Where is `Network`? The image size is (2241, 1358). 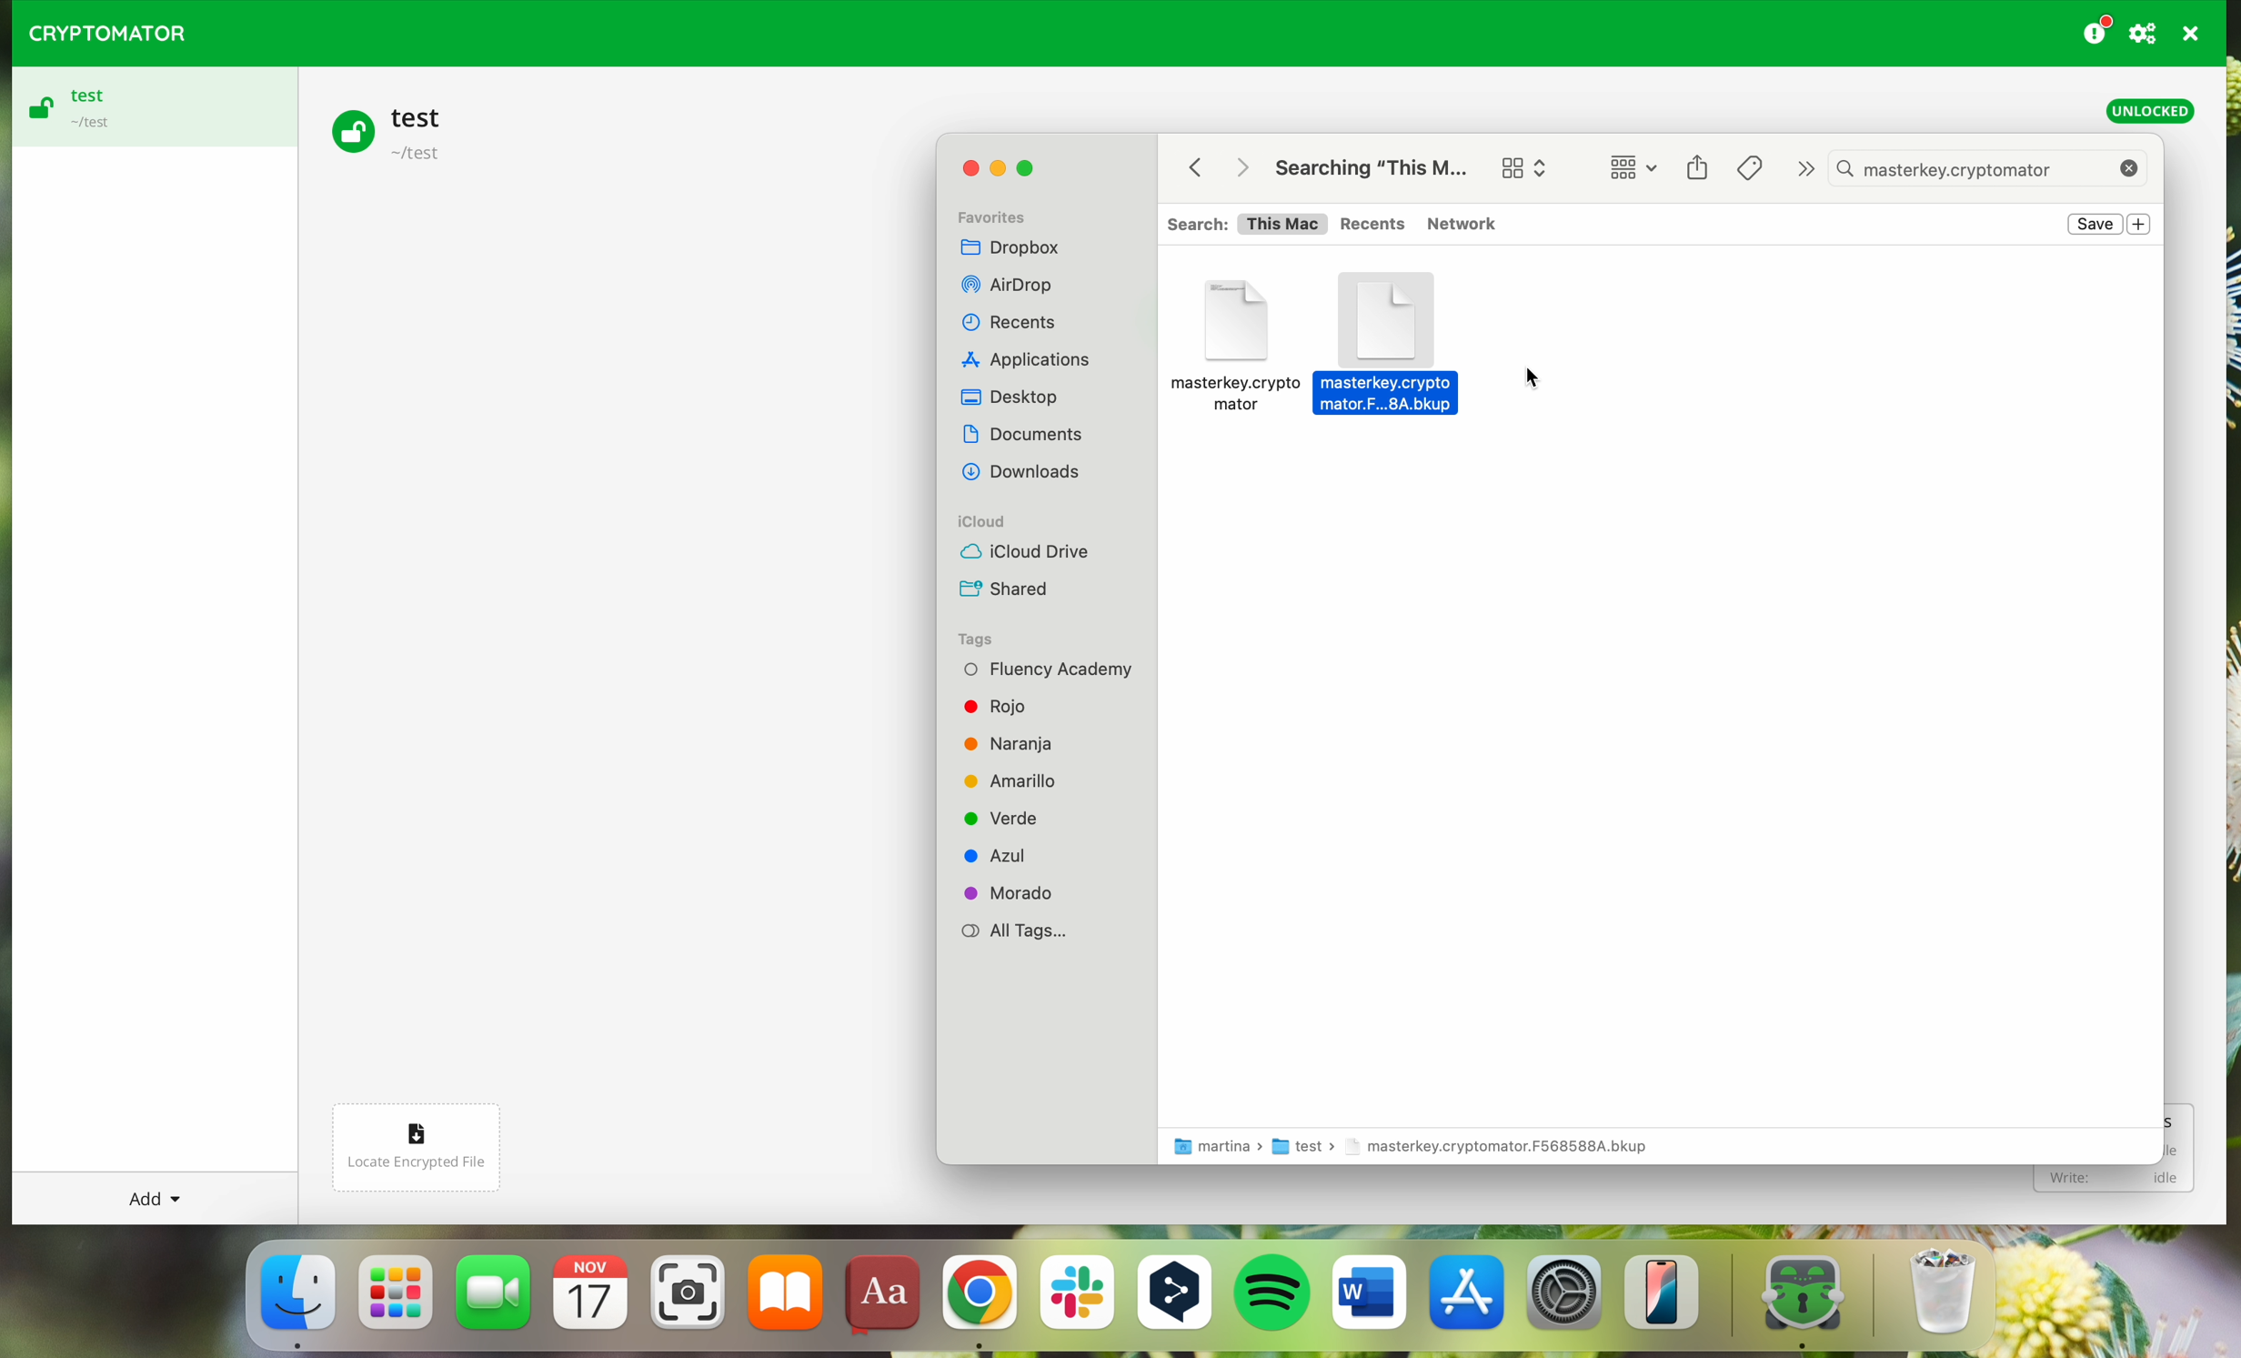
Network is located at coordinates (1465, 222).